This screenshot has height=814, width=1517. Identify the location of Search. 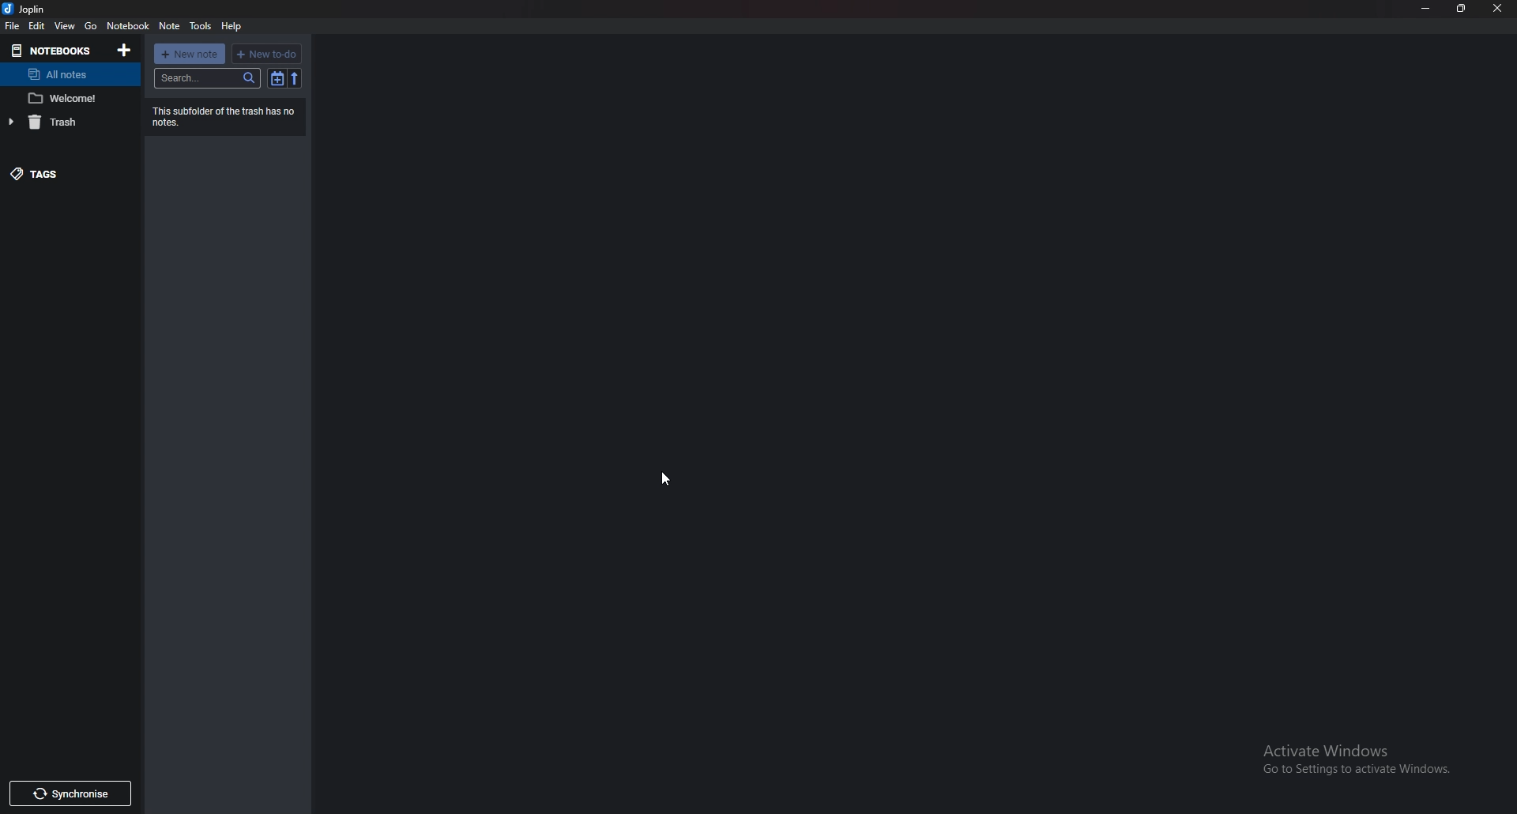
(207, 78).